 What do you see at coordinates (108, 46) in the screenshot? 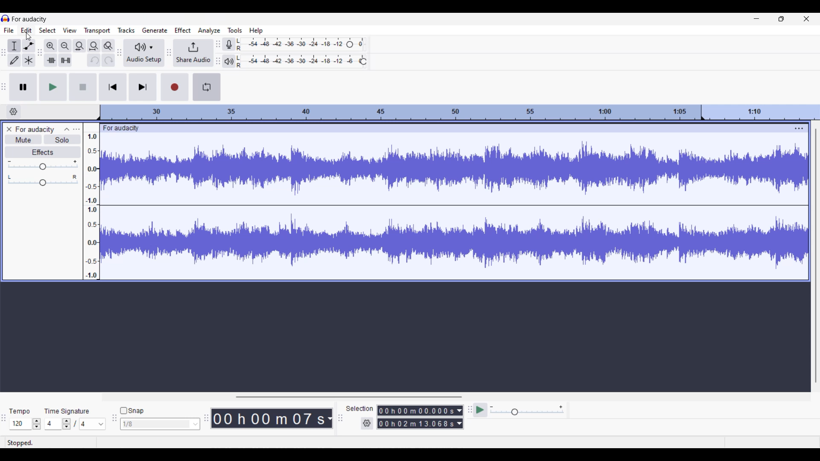
I see `Zoom toggle` at bounding box center [108, 46].